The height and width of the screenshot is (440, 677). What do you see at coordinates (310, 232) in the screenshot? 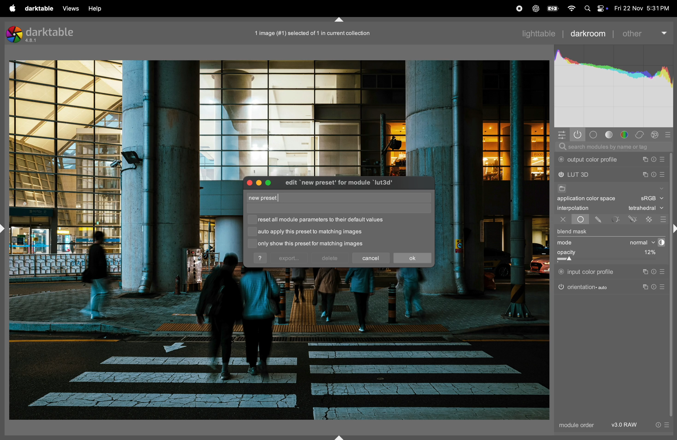
I see `auto apply presets to images` at bounding box center [310, 232].